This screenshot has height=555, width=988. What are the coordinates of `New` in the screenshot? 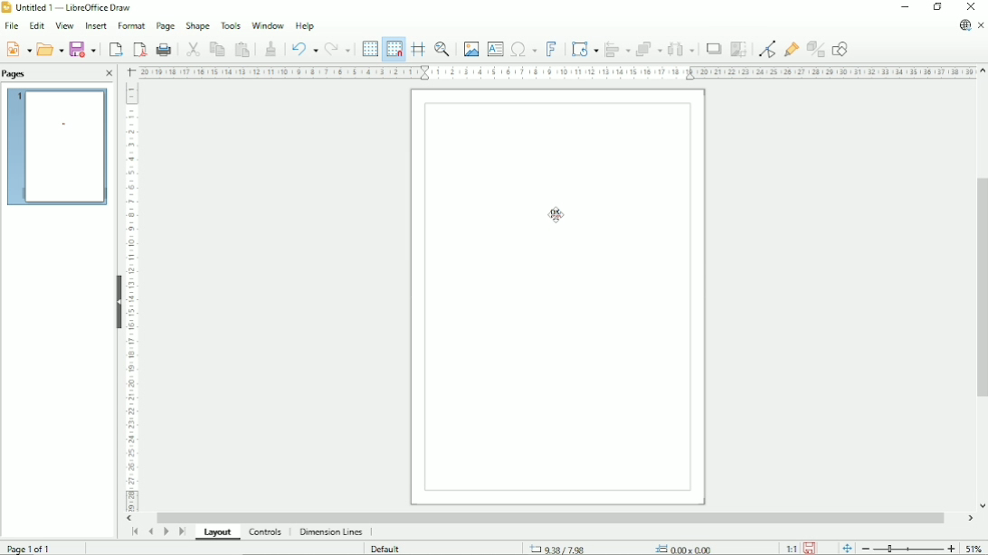 It's located at (18, 50).